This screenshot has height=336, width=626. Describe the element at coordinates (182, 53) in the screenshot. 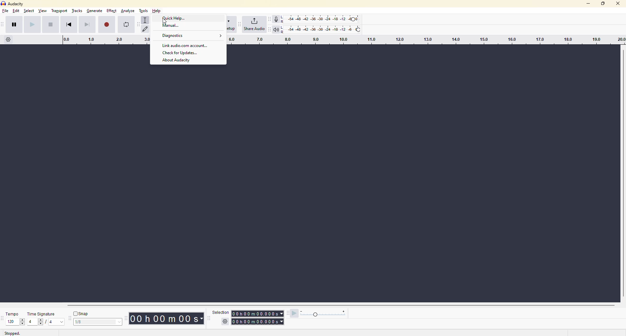

I see `check for updates` at that location.